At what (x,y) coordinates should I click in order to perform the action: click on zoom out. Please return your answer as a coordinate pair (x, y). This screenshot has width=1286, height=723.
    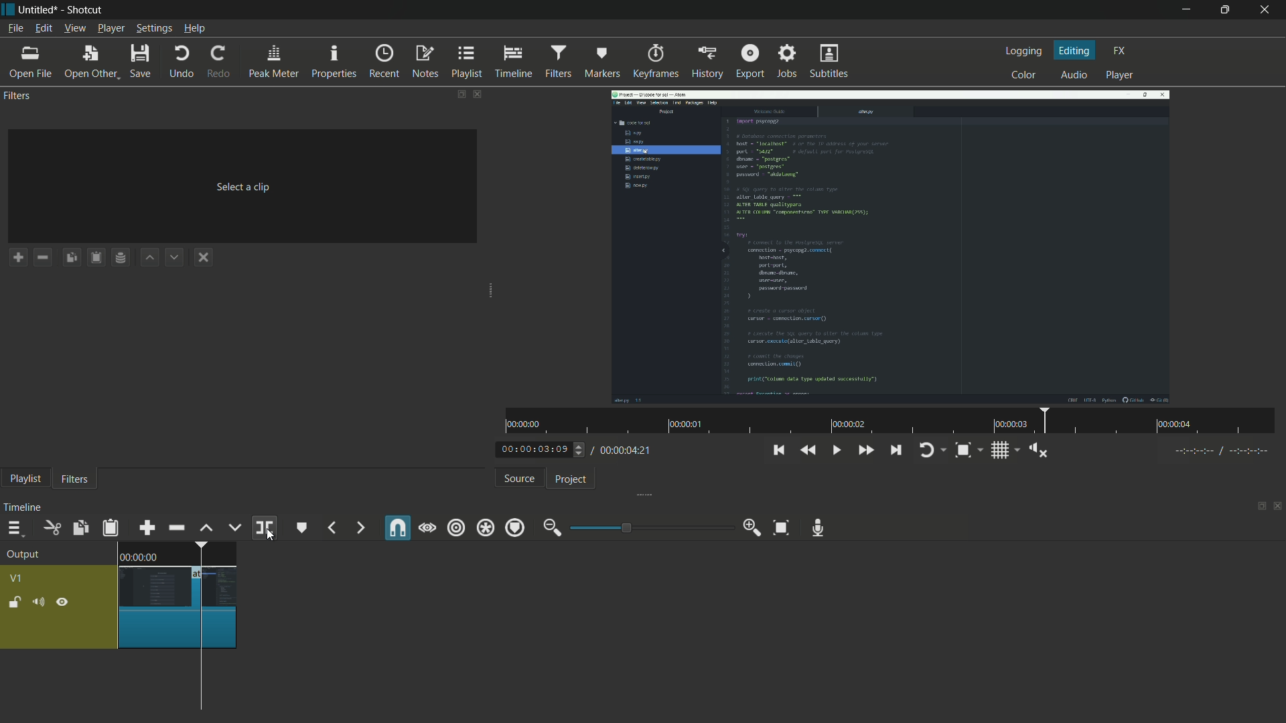
    Looking at the image, I should click on (552, 526).